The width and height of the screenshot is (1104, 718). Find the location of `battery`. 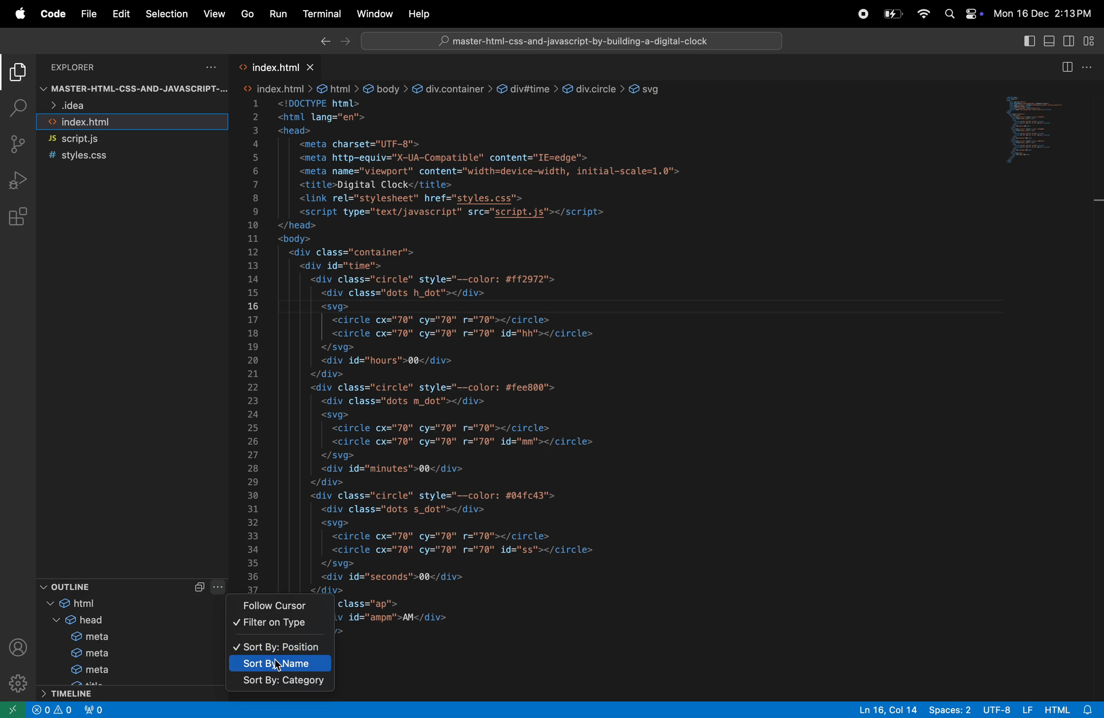

battery is located at coordinates (892, 13).